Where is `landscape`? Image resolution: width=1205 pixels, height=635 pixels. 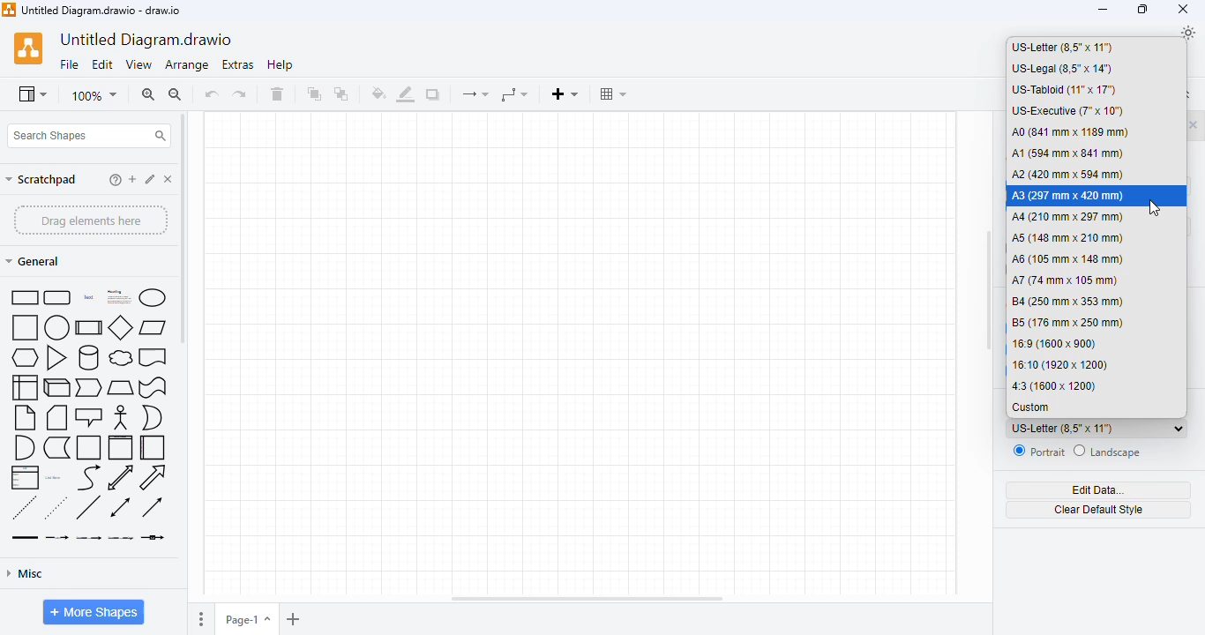
landscape is located at coordinates (1108, 452).